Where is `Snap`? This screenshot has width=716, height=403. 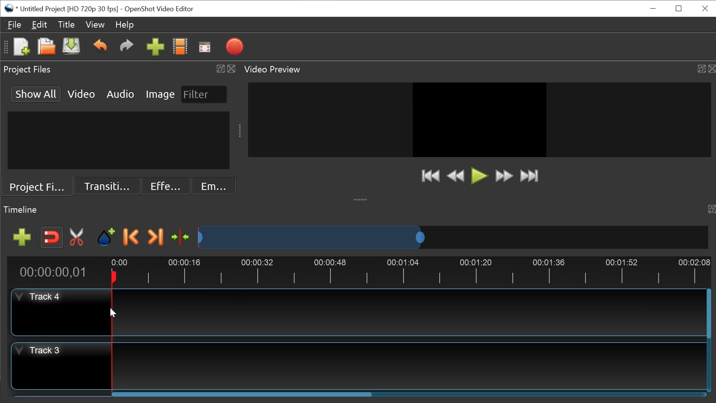 Snap is located at coordinates (52, 237).